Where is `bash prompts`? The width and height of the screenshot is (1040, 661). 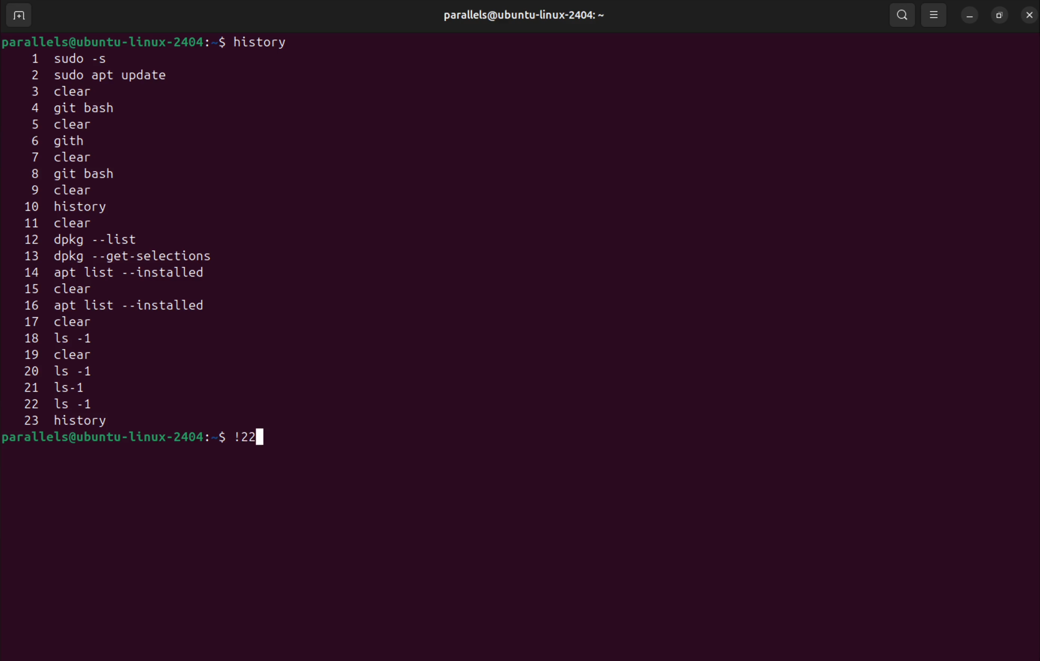
bash prompts is located at coordinates (113, 41).